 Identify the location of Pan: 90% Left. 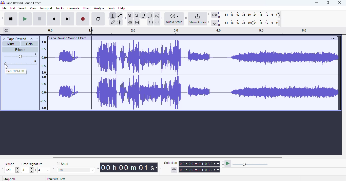
(16, 72).